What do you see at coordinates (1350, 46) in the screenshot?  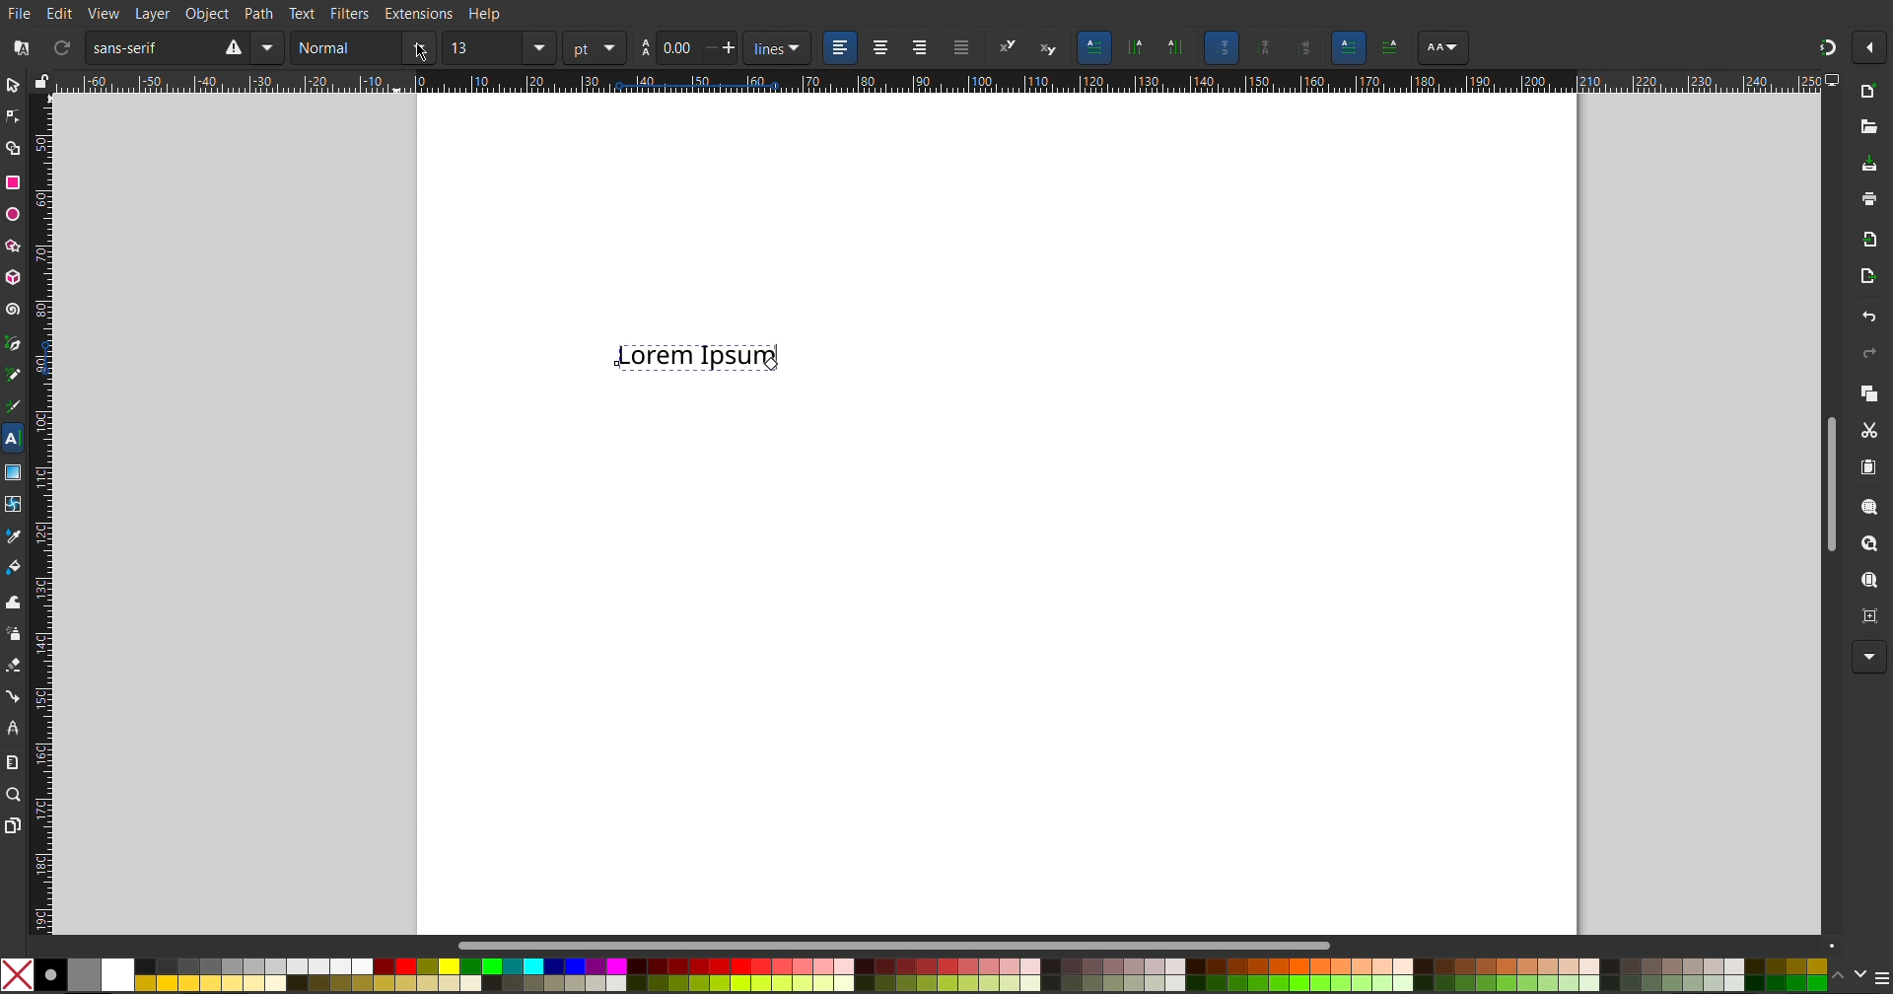 I see `Left to right orientation` at bounding box center [1350, 46].